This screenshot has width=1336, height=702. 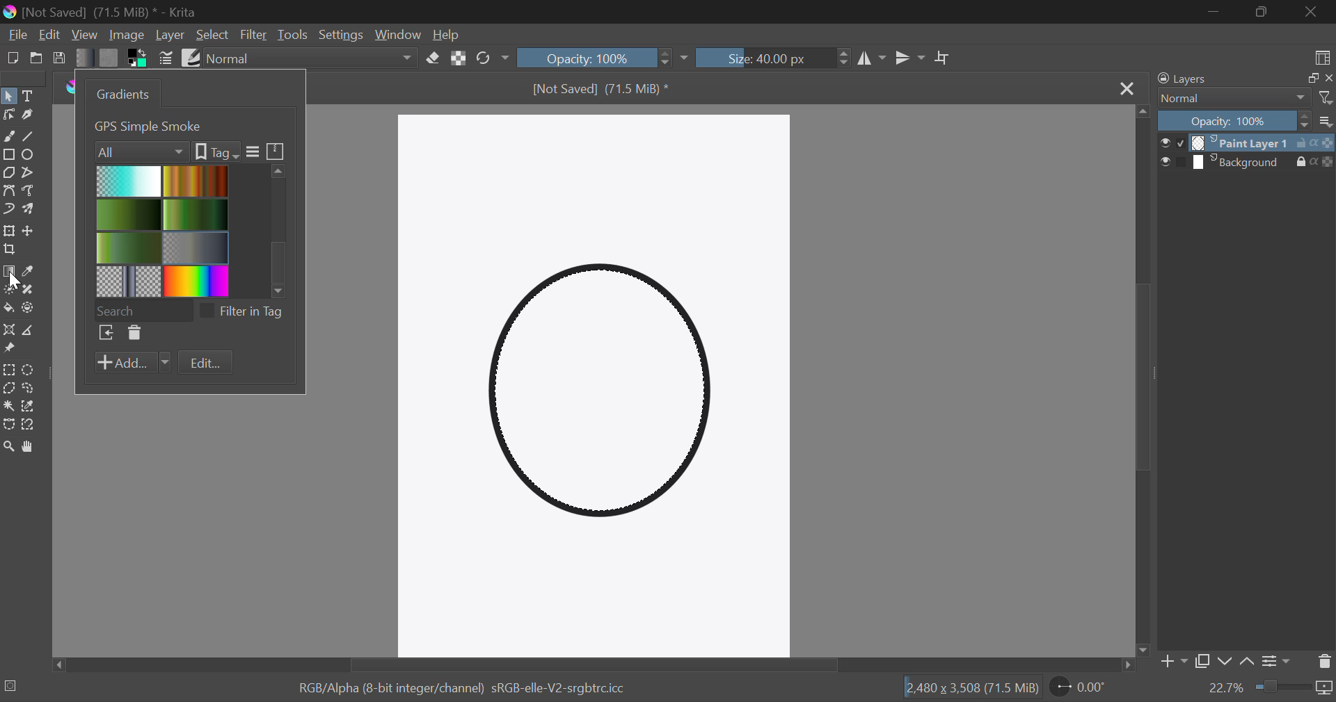 What do you see at coordinates (30, 211) in the screenshot?
I see `Multibrush` at bounding box center [30, 211].